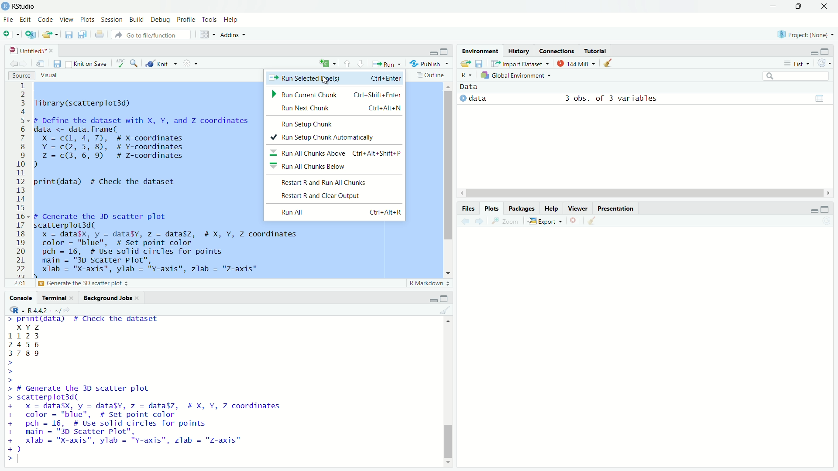 The image size is (838, 471). Describe the element at coordinates (797, 64) in the screenshot. I see `list` at that location.